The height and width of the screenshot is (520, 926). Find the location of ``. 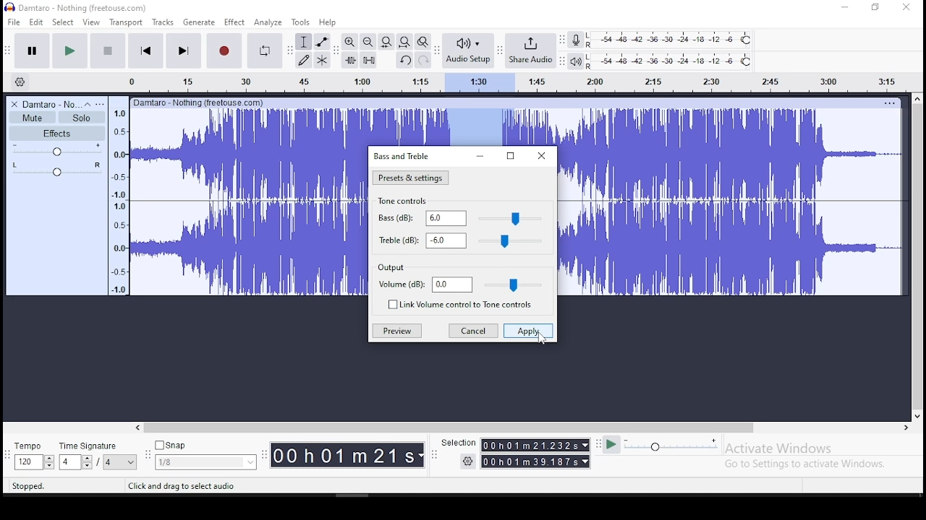

 is located at coordinates (561, 60).